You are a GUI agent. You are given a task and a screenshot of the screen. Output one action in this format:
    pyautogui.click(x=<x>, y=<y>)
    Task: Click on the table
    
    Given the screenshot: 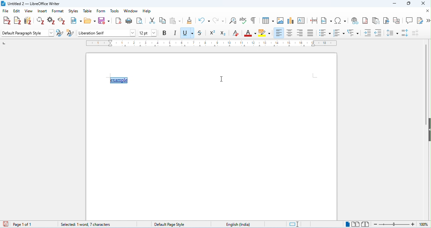 What is the action you would take?
    pyautogui.click(x=87, y=10)
    